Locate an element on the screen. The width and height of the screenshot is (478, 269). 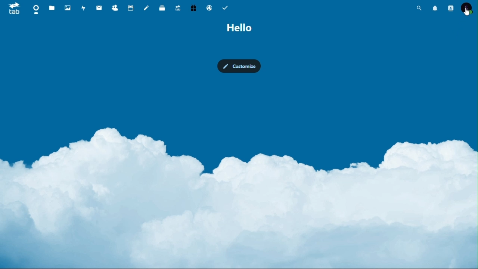
Notes is located at coordinates (147, 7).